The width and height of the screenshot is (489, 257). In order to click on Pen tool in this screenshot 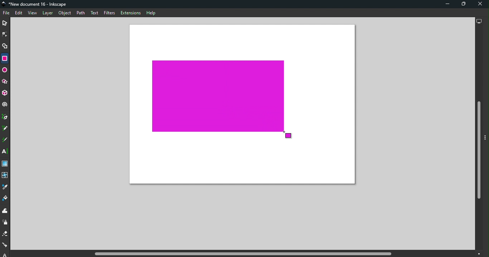, I will do `click(5, 117)`.